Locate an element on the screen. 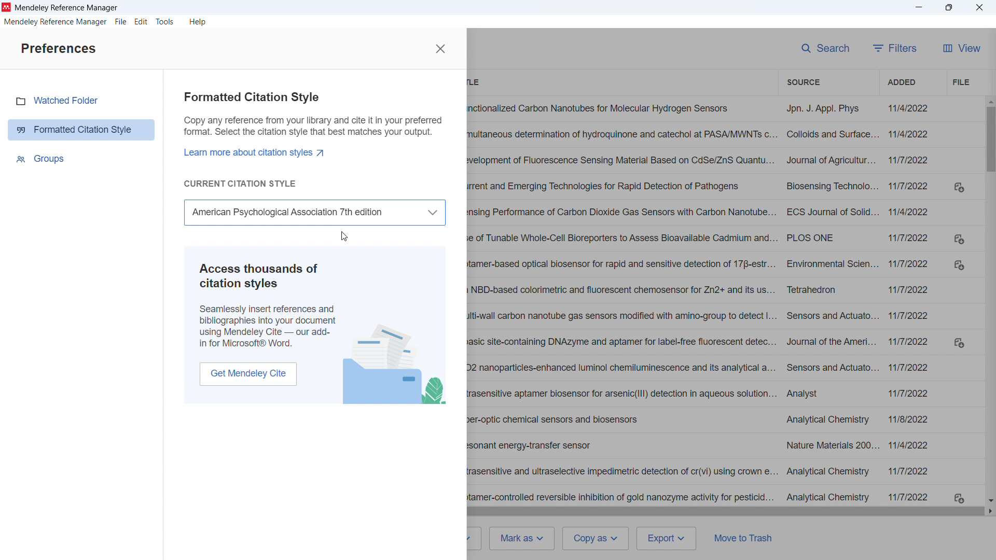 This screenshot has height=560, width=996. search  is located at coordinates (824, 48).